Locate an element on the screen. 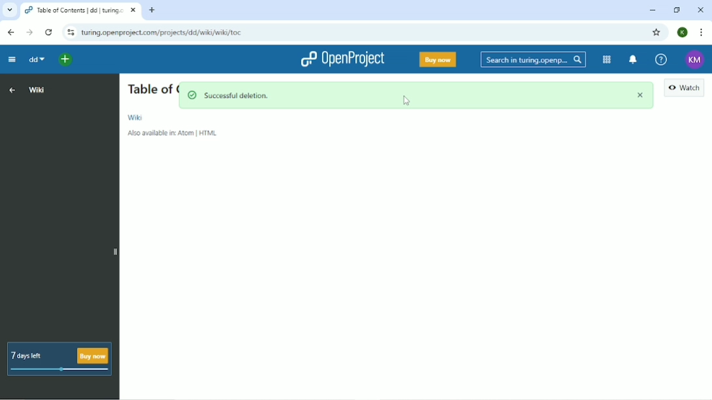 This screenshot has height=400, width=712. meter is located at coordinates (57, 370).